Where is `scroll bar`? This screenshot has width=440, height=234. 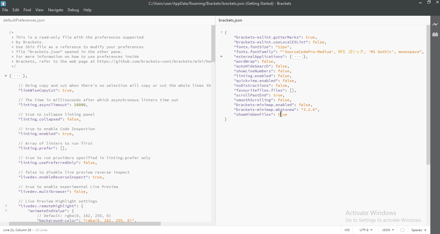 scroll bar is located at coordinates (213, 43).